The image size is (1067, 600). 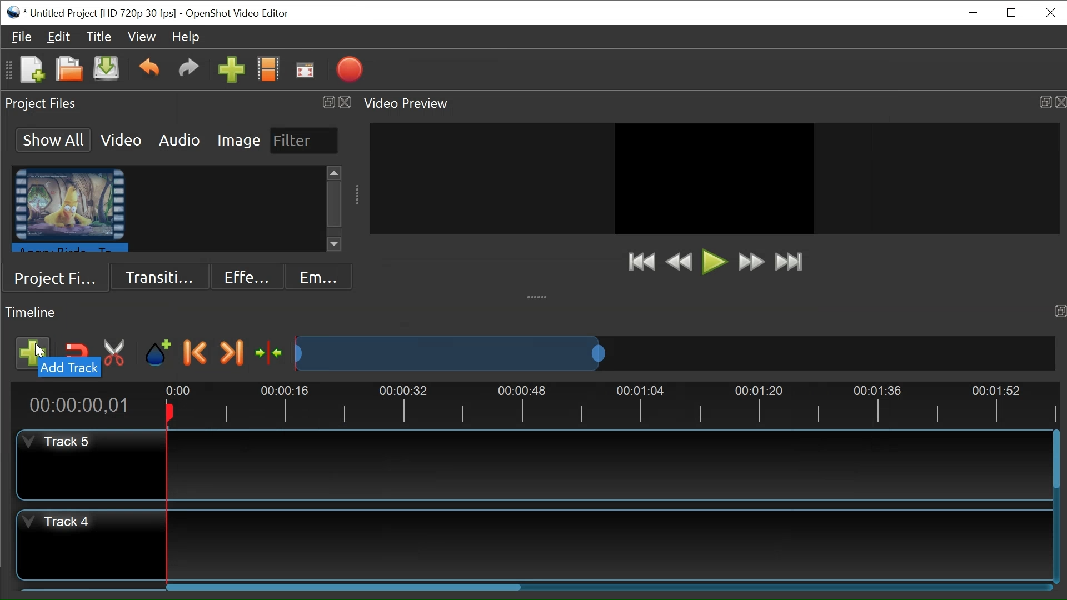 I want to click on Track Panel, so click(x=611, y=543).